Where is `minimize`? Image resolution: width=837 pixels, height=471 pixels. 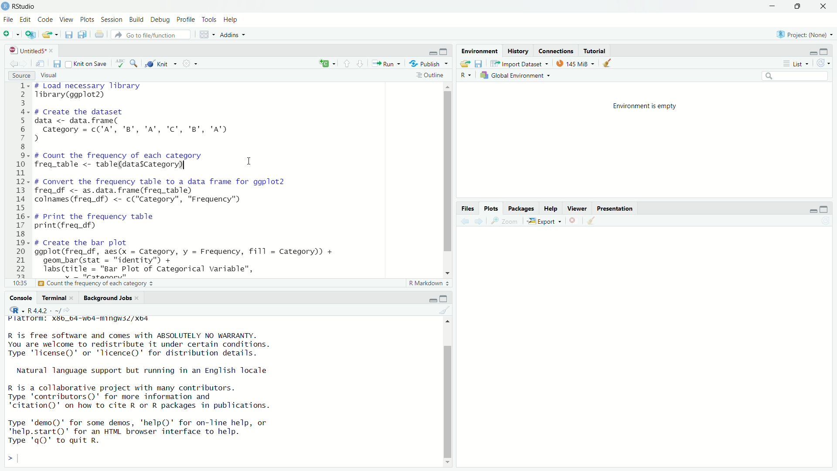
minimize is located at coordinates (432, 300).